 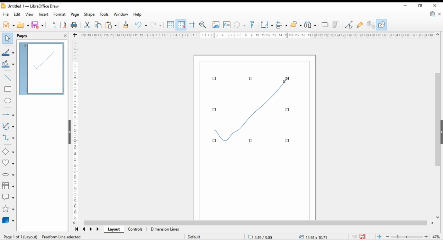 I want to click on select, so click(x=8, y=38).